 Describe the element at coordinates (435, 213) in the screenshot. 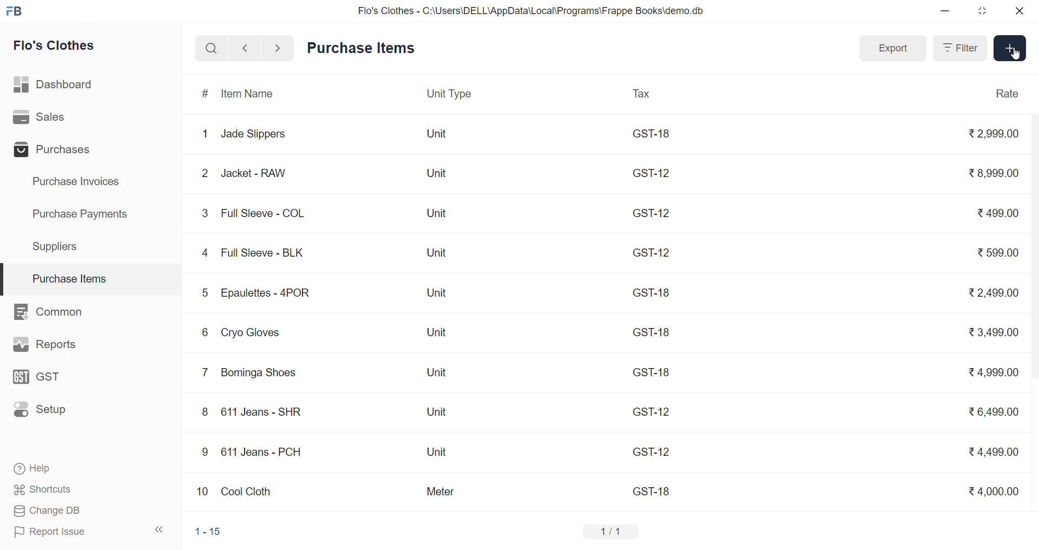

I see `Unit` at that location.